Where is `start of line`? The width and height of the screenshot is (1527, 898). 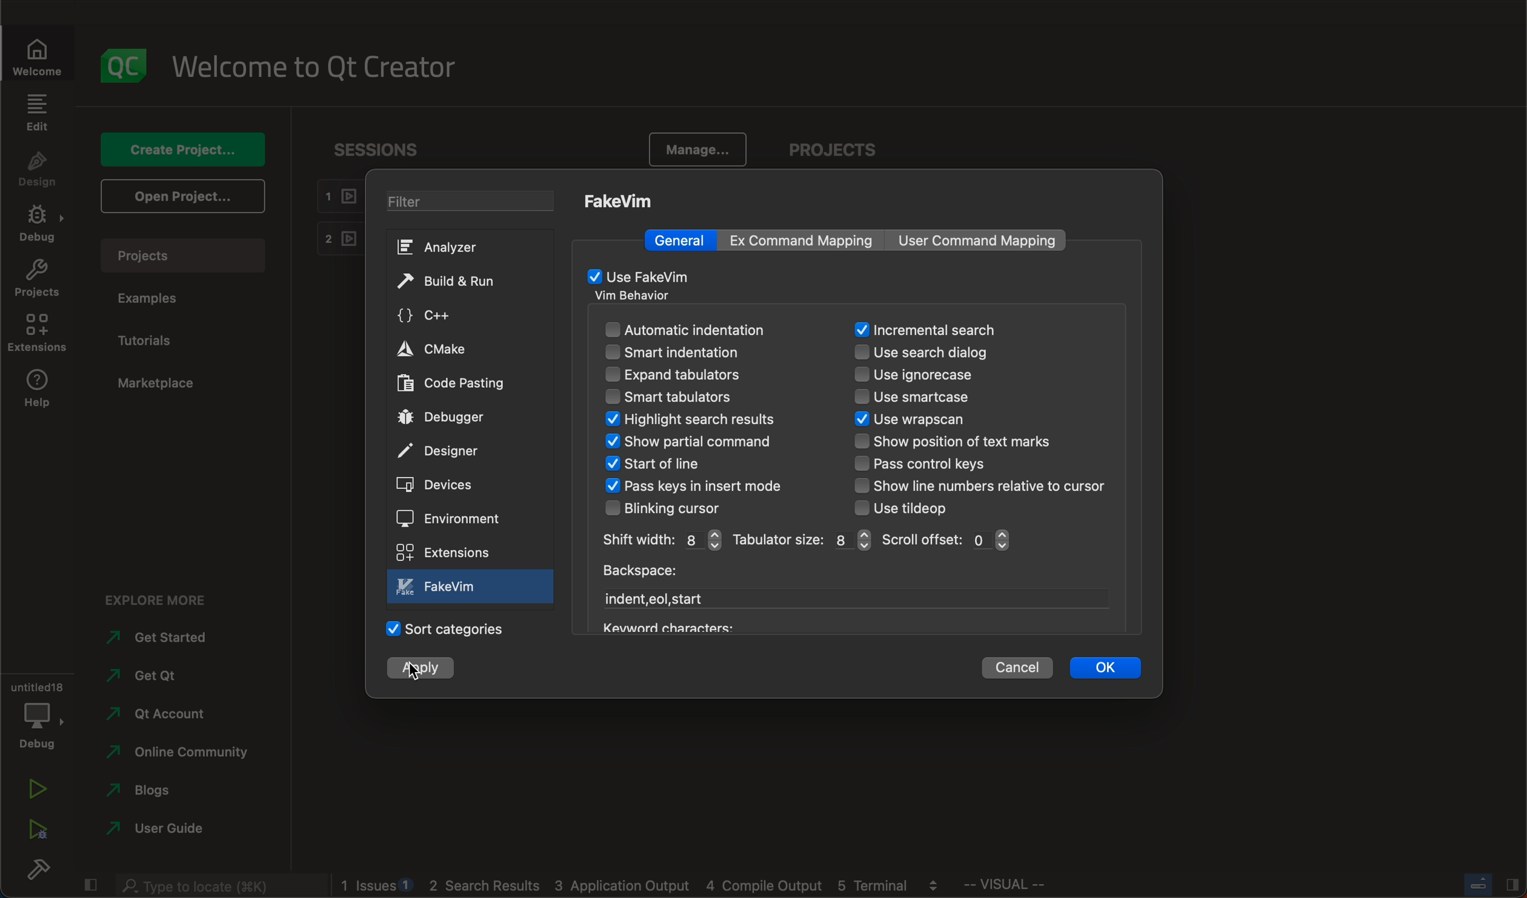 start of line is located at coordinates (660, 464).